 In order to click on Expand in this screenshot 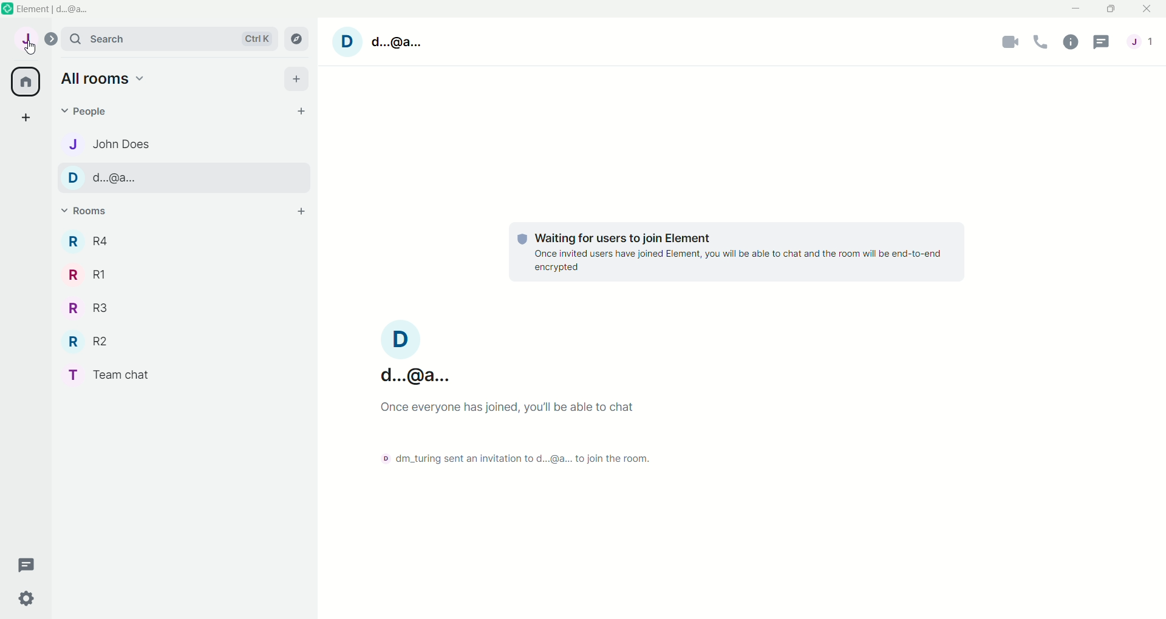, I will do `click(53, 38)`.